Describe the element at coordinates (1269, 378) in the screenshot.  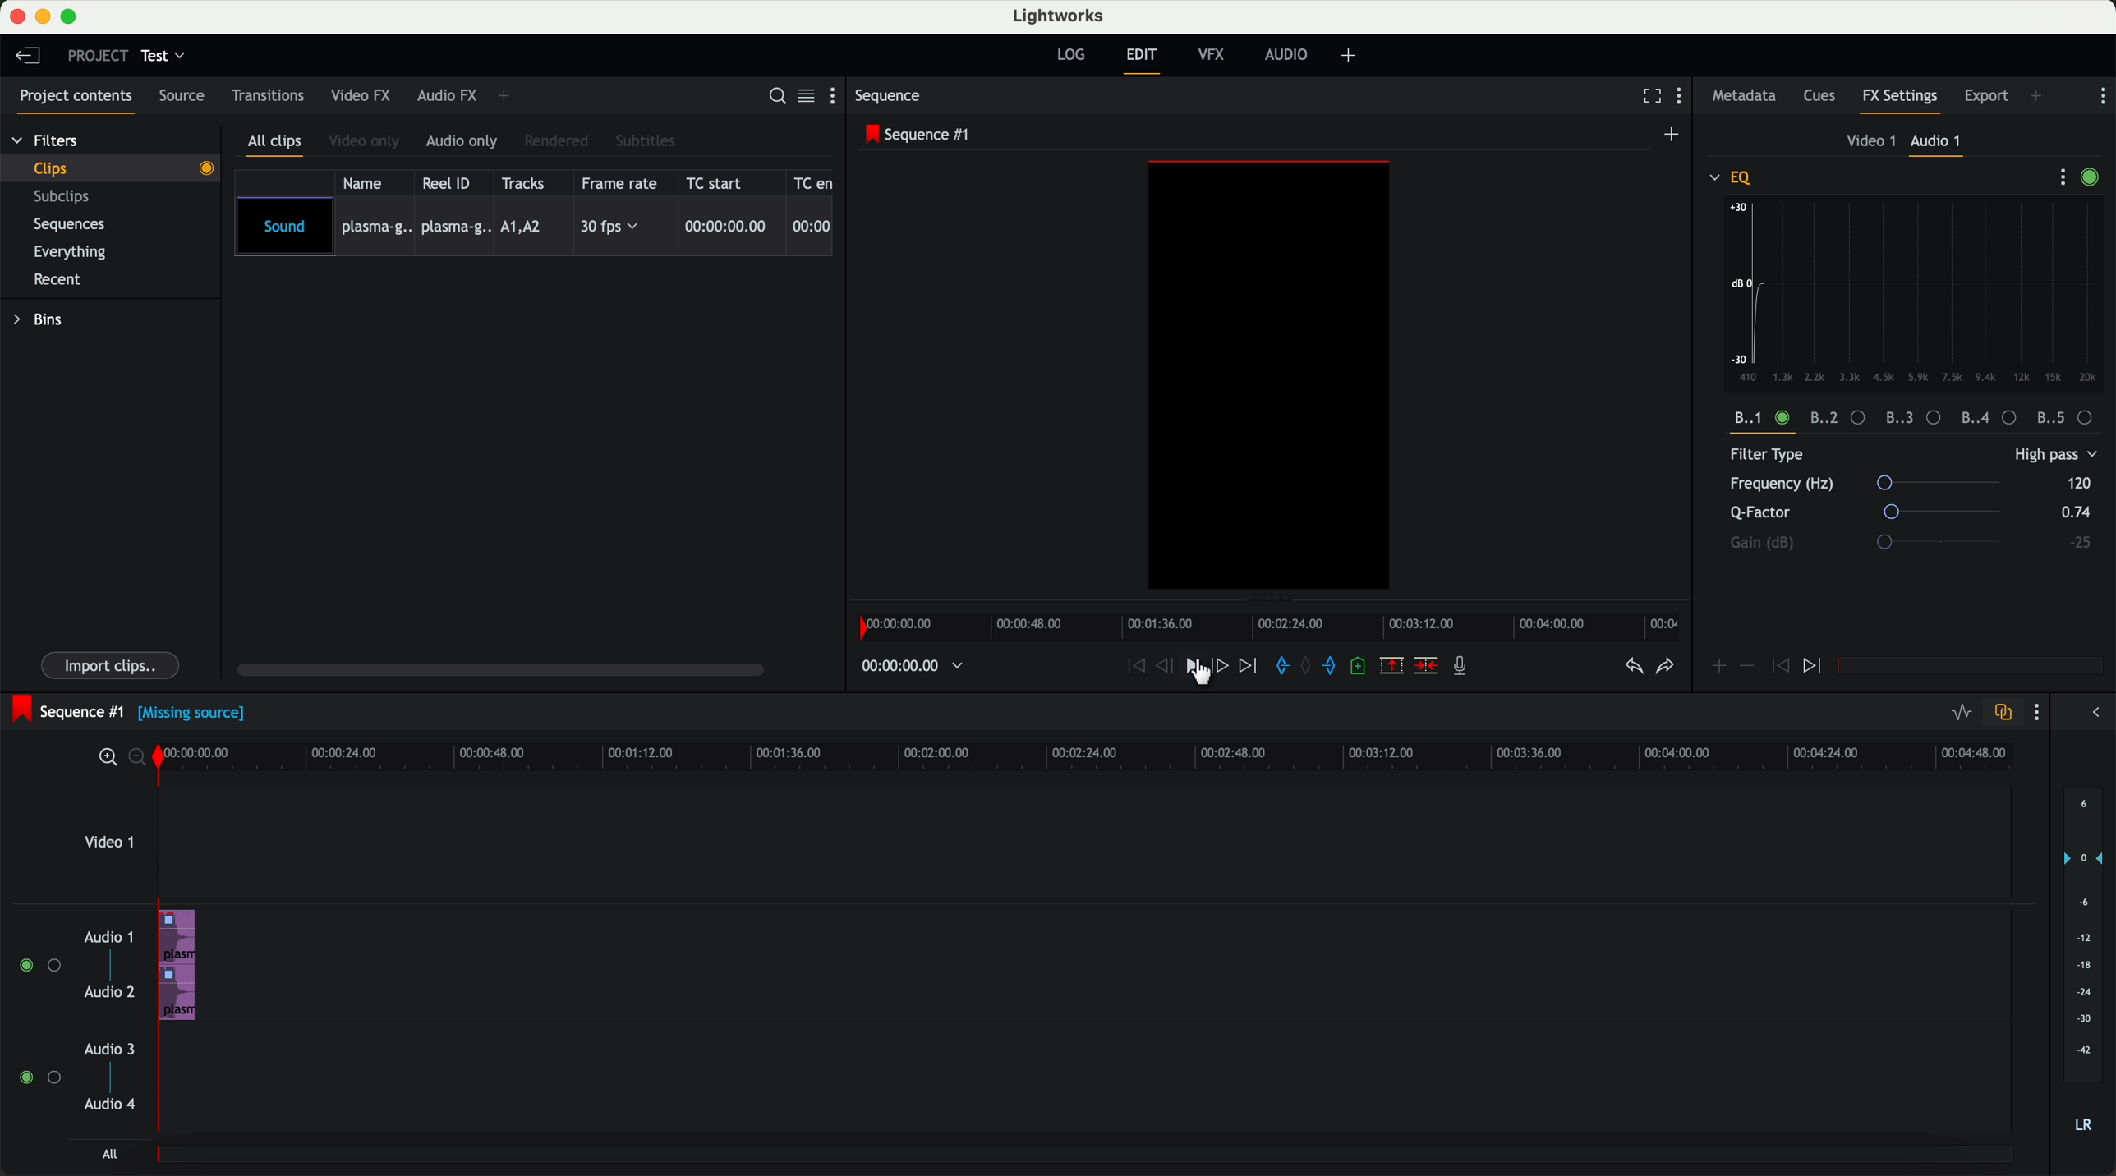
I see `workspace` at that location.